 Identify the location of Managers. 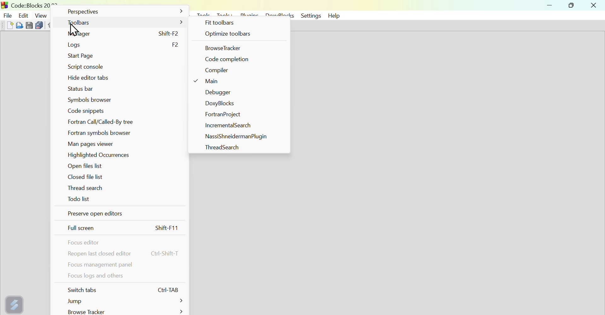
(126, 33).